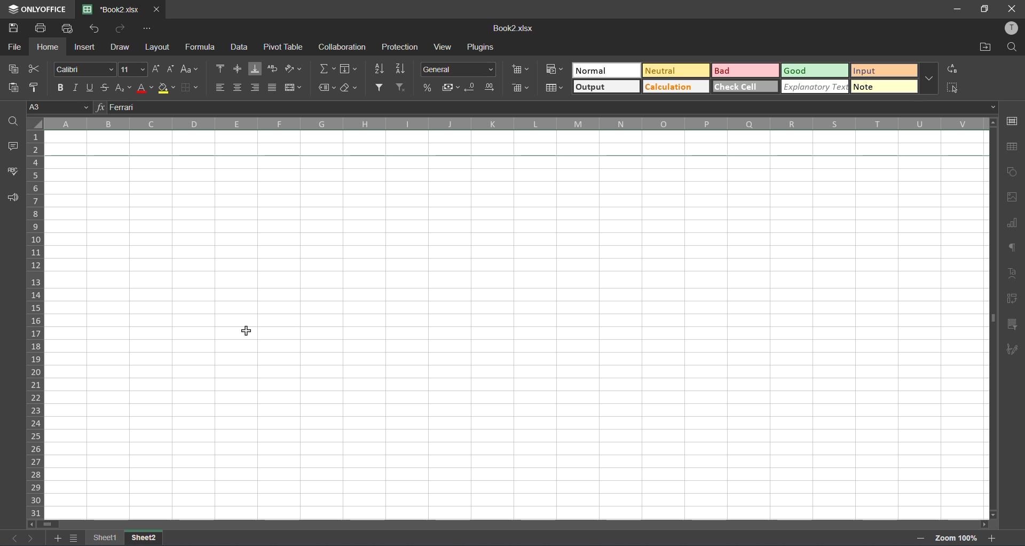 The image size is (1025, 546). I want to click on redo, so click(120, 27).